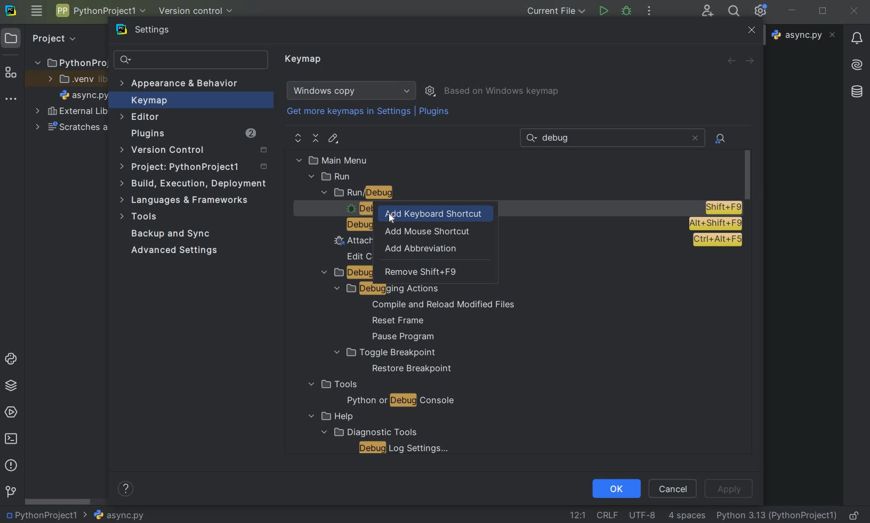  Describe the element at coordinates (431, 90) in the screenshot. I see `show scheme actions` at that location.